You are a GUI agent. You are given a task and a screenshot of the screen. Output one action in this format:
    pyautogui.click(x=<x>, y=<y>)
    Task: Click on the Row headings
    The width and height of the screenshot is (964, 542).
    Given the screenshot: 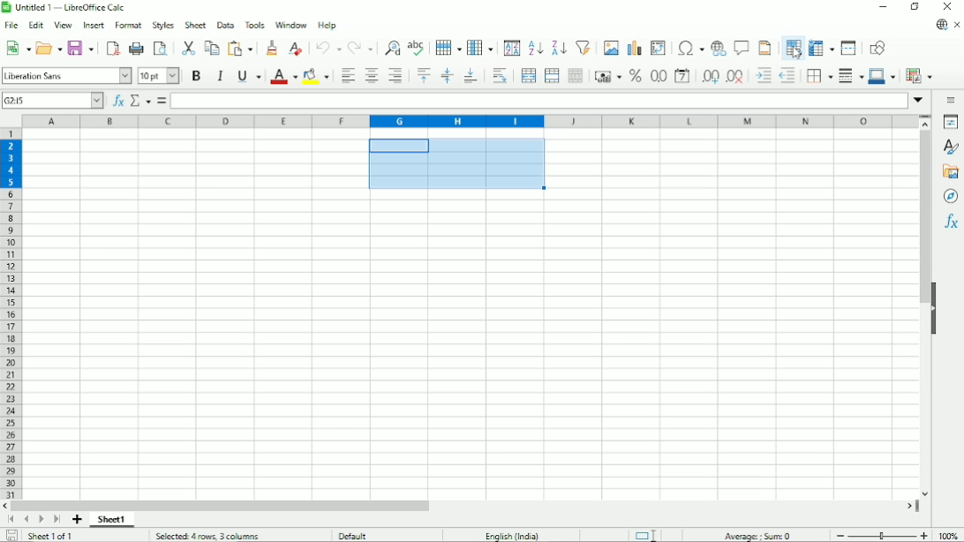 What is the action you would take?
    pyautogui.click(x=12, y=314)
    